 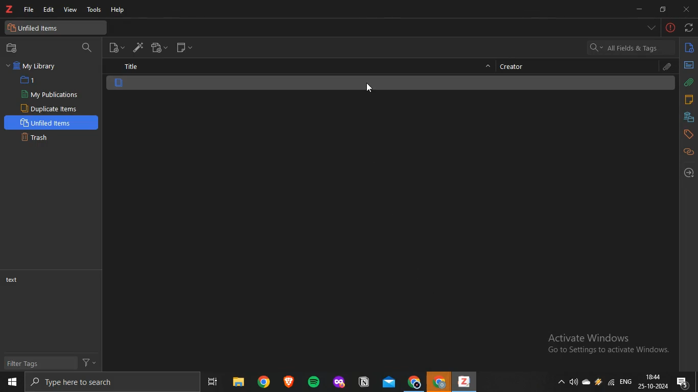 I want to click on my publications, so click(x=49, y=93).